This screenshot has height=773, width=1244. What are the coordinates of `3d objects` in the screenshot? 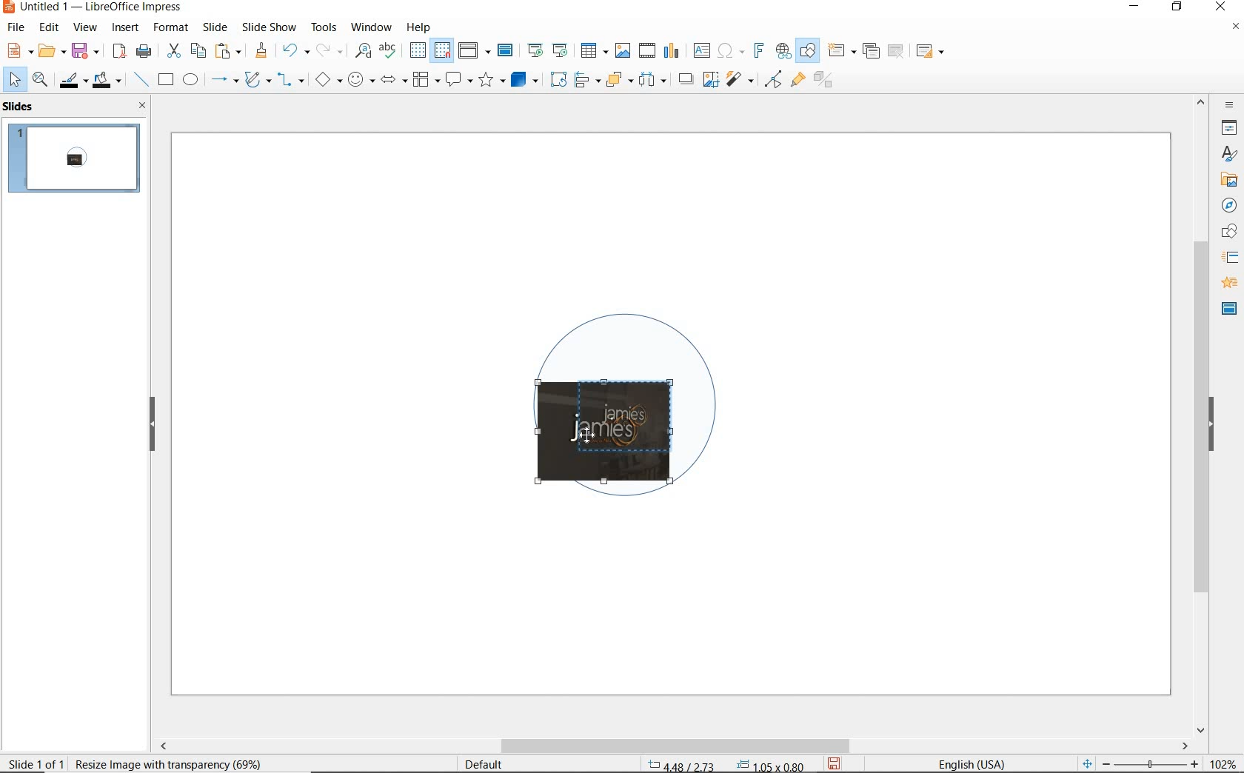 It's located at (525, 80).